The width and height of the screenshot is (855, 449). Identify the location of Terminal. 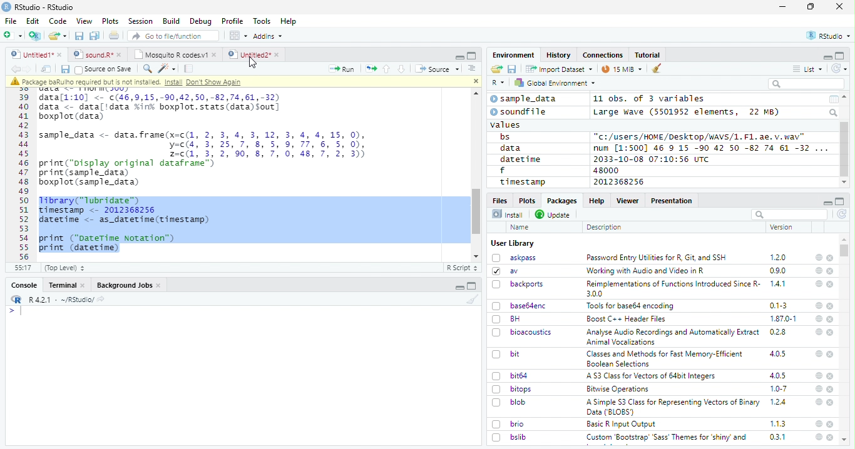
(66, 285).